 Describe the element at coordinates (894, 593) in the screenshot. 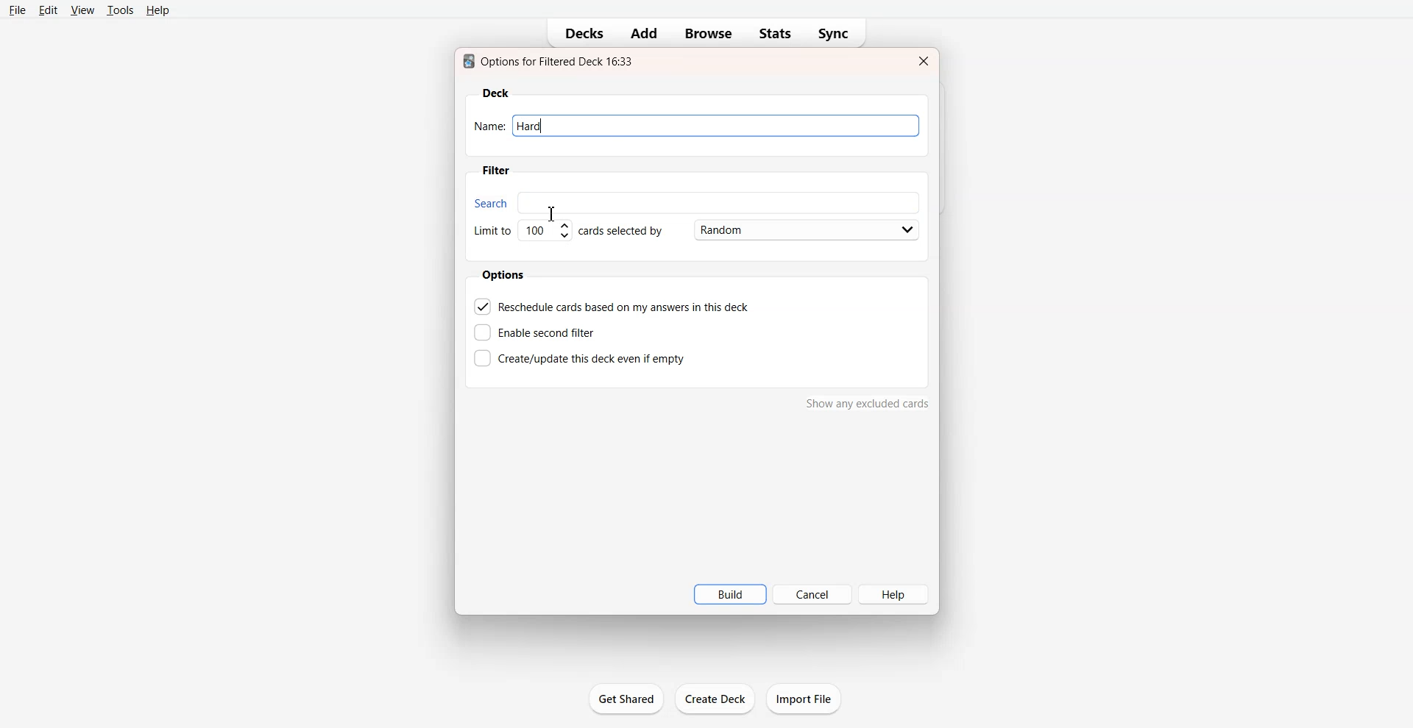

I see `Help` at that location.